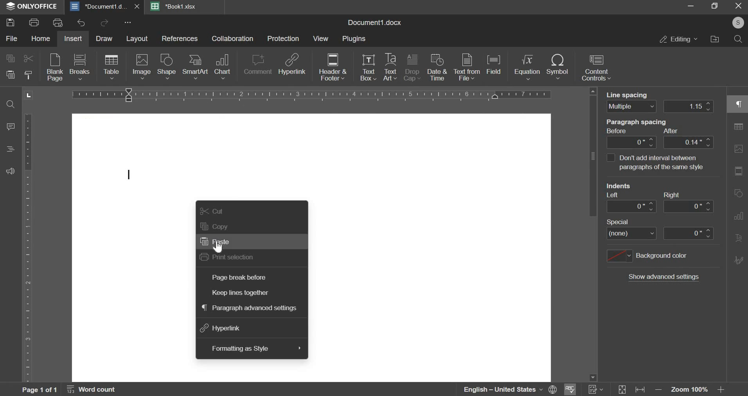 The image size is (748, 396). What do you see at coordinates (128, 23) in the screenshot?
I see `more options` at bounding box center [128, 23].